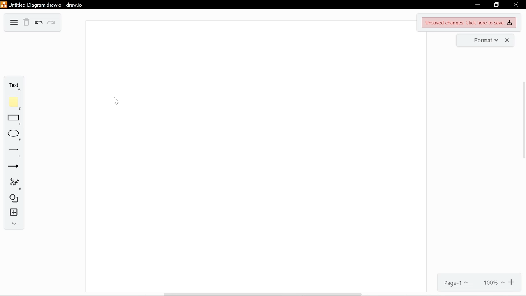  Describe the element at coordinates (523, 120) in the screenshot. I see `vertical scrollbar` at that location.